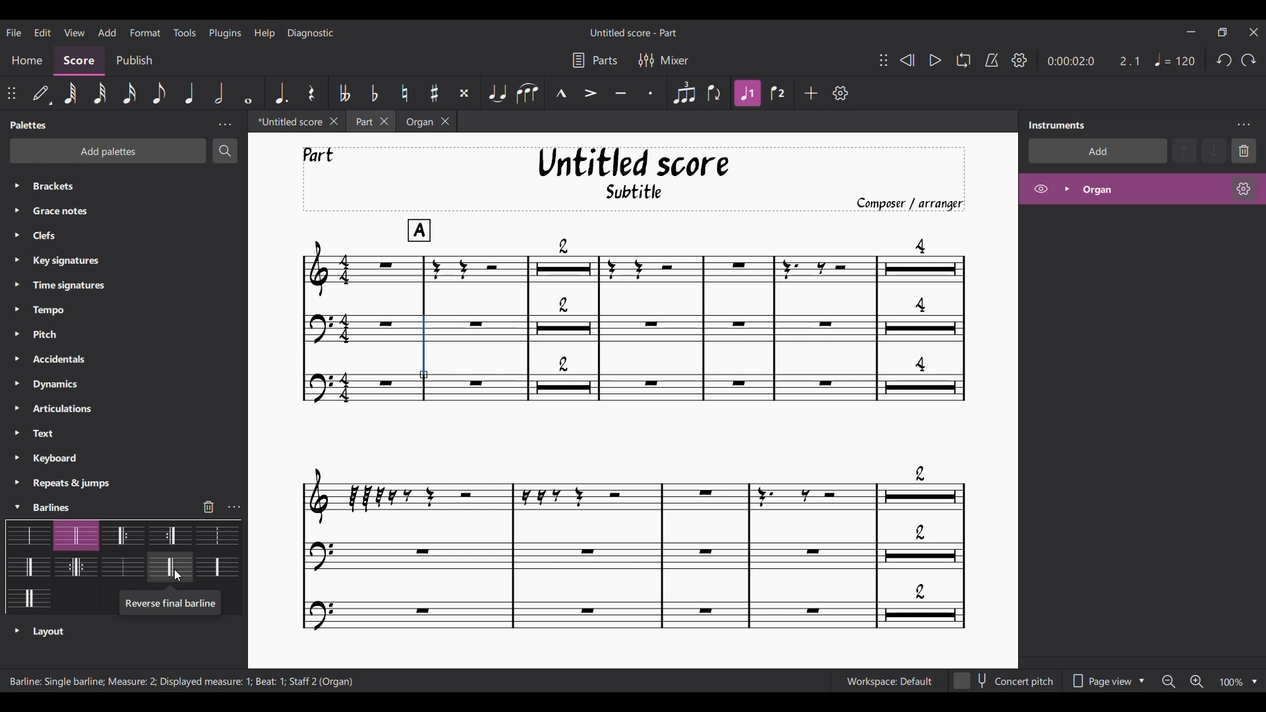 This screenshot has width=1266, height=712. What do you see at coordinates (225, 32) in the screenshot?
I see `Plugins menu` at bounding box center [225, 32].